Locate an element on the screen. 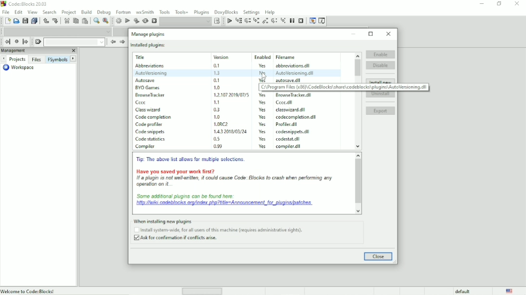 This screenshot has height=295, width=526. Step into instruction is located at coordinates (283, 21).